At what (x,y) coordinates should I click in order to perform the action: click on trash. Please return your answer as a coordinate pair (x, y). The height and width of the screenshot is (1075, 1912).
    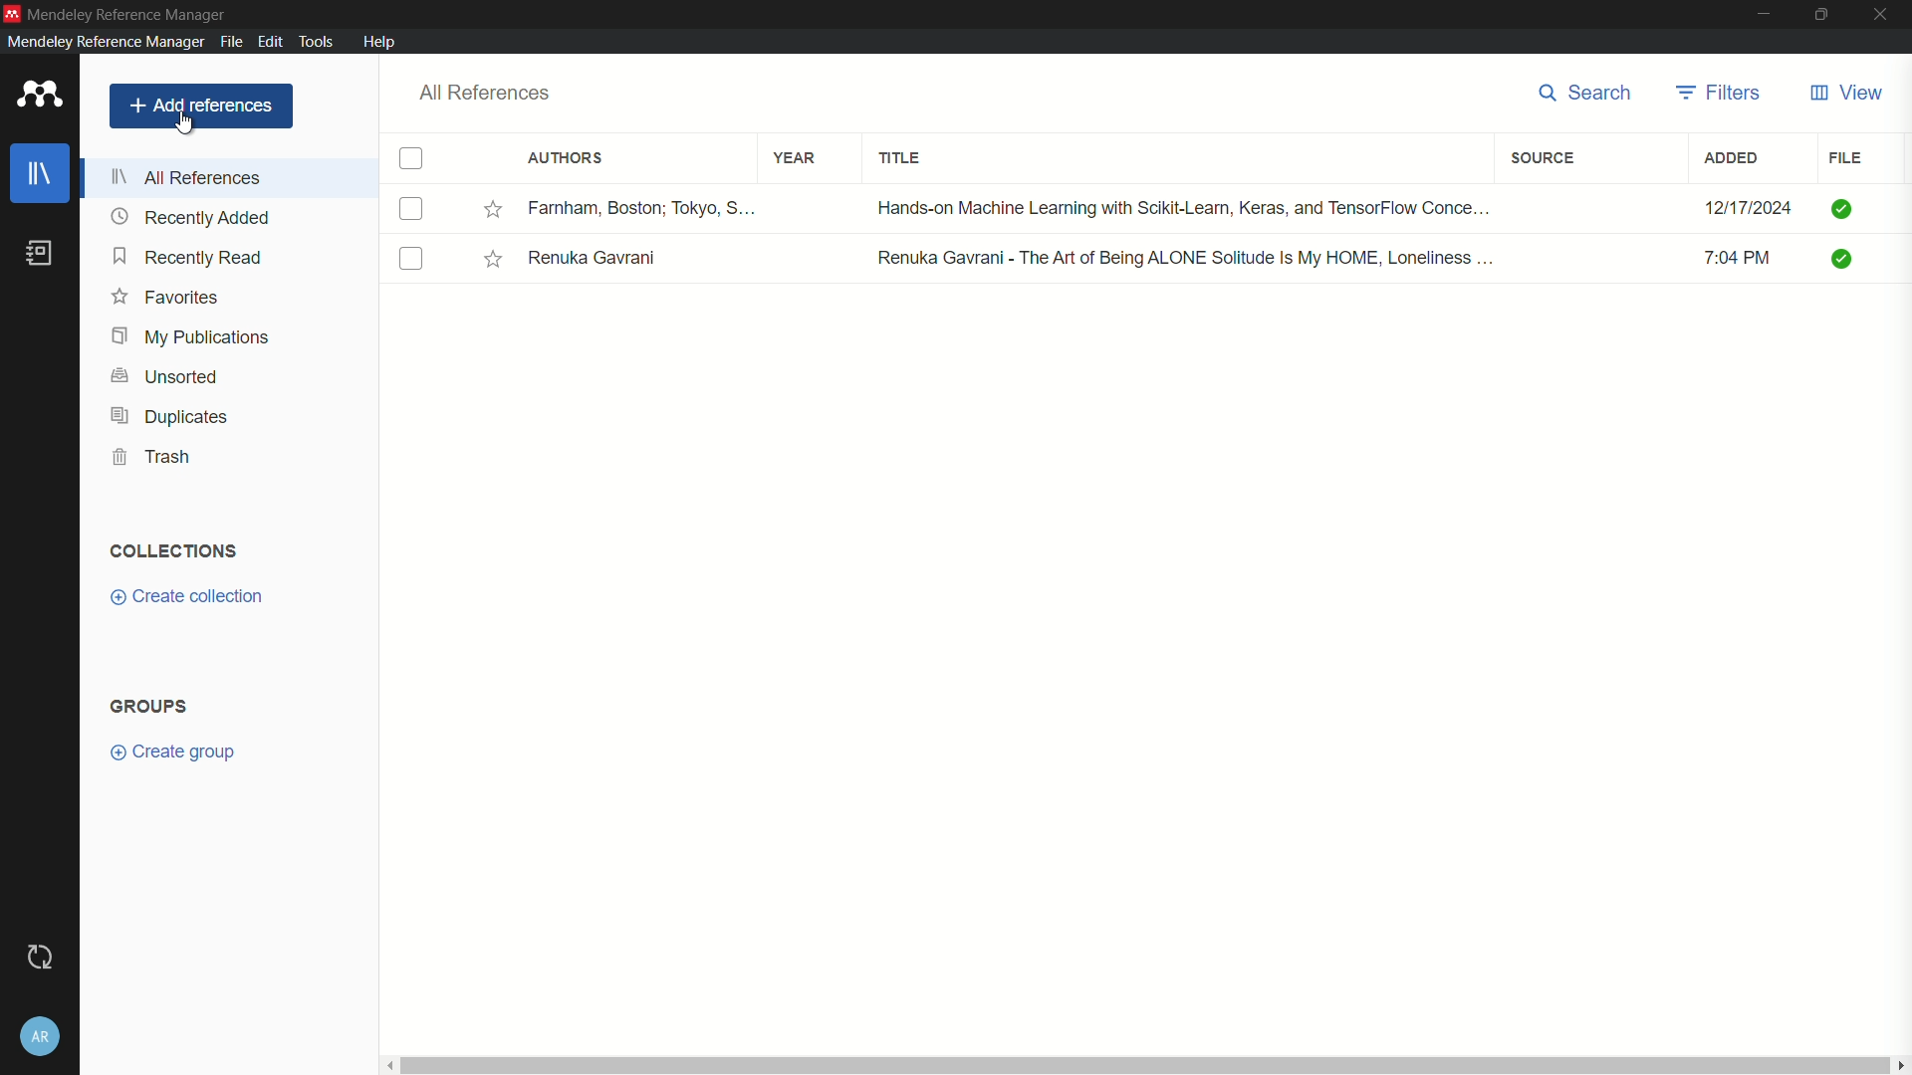
    Looking at the image, I should click on (152, 458).